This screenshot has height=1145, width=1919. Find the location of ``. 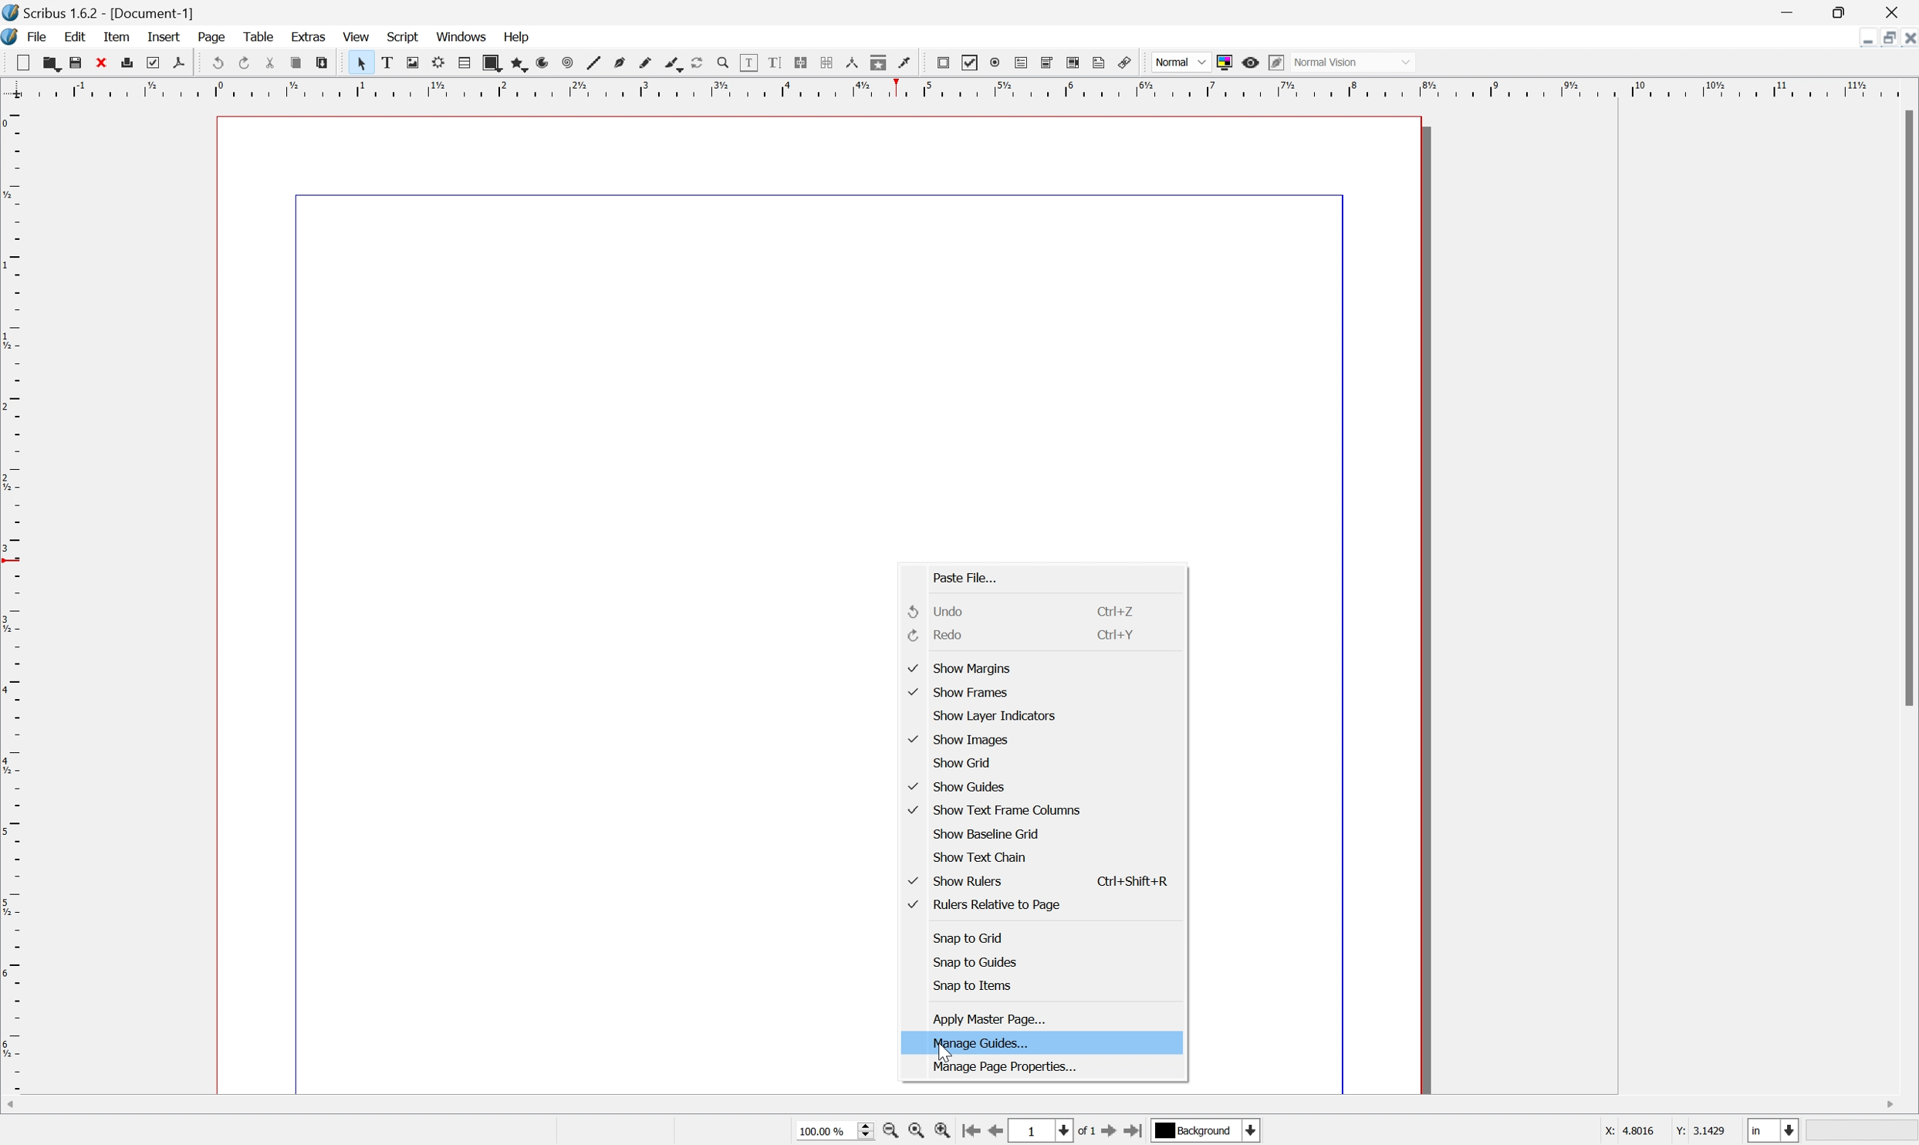

 is located at coordinates (1023, 62).